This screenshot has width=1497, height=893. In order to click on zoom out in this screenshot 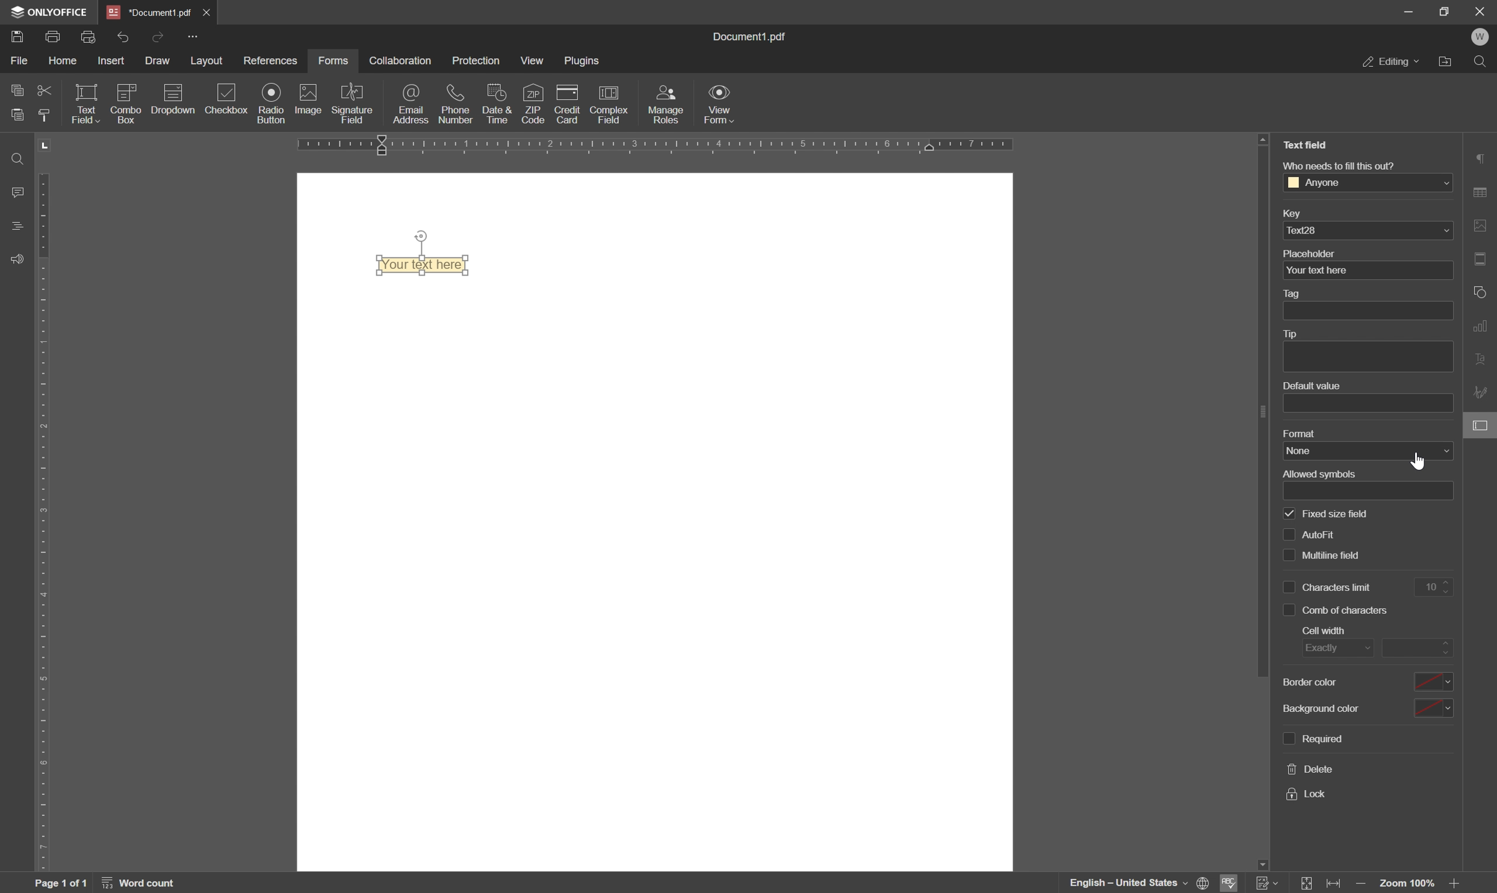, I will do `click(1457, 885)`.